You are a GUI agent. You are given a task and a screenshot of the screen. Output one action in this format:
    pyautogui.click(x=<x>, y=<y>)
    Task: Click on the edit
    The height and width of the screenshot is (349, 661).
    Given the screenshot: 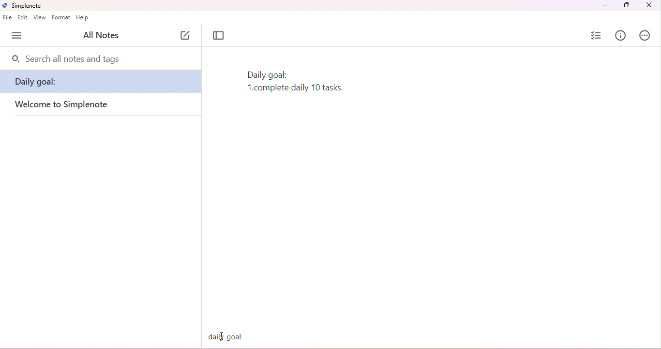 What is the action you would take?
    pyautogui.click(x=23, y=17)
    